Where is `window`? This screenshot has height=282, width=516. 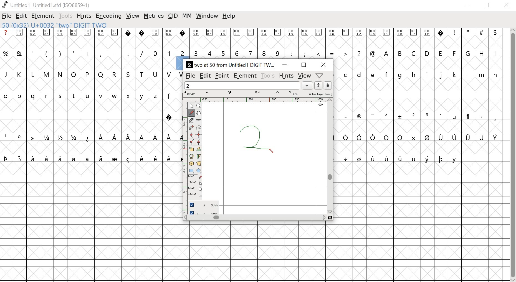
window is located at coordinates (207, 17).